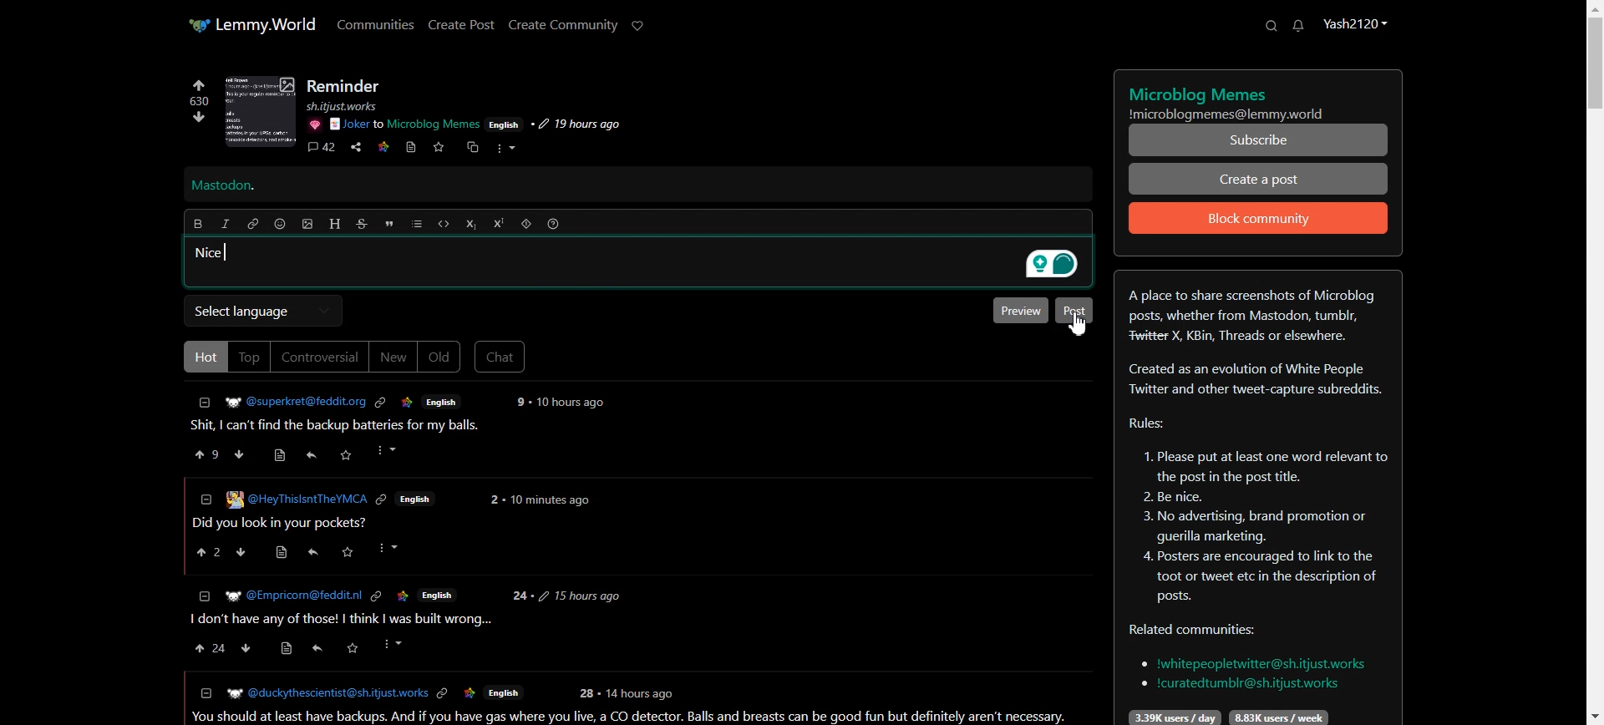  Describe the element at coordinates (1354, 23) in the screenshot. I see `Profile` at that location.